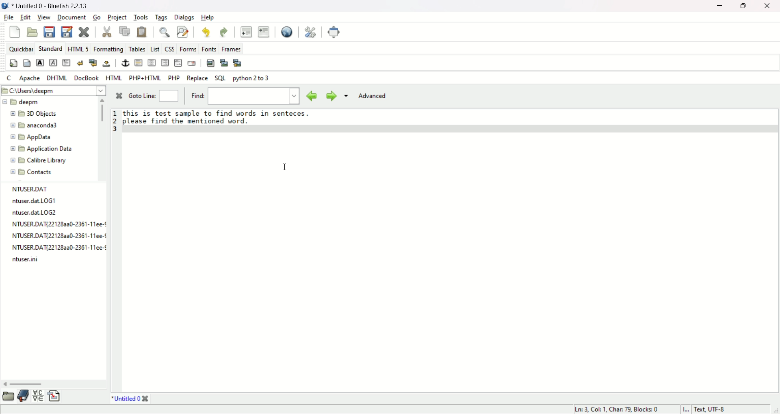  What do you see at coordinates (191, 63) in the screenshot?
I see `email` at bounding box center [191, 63].